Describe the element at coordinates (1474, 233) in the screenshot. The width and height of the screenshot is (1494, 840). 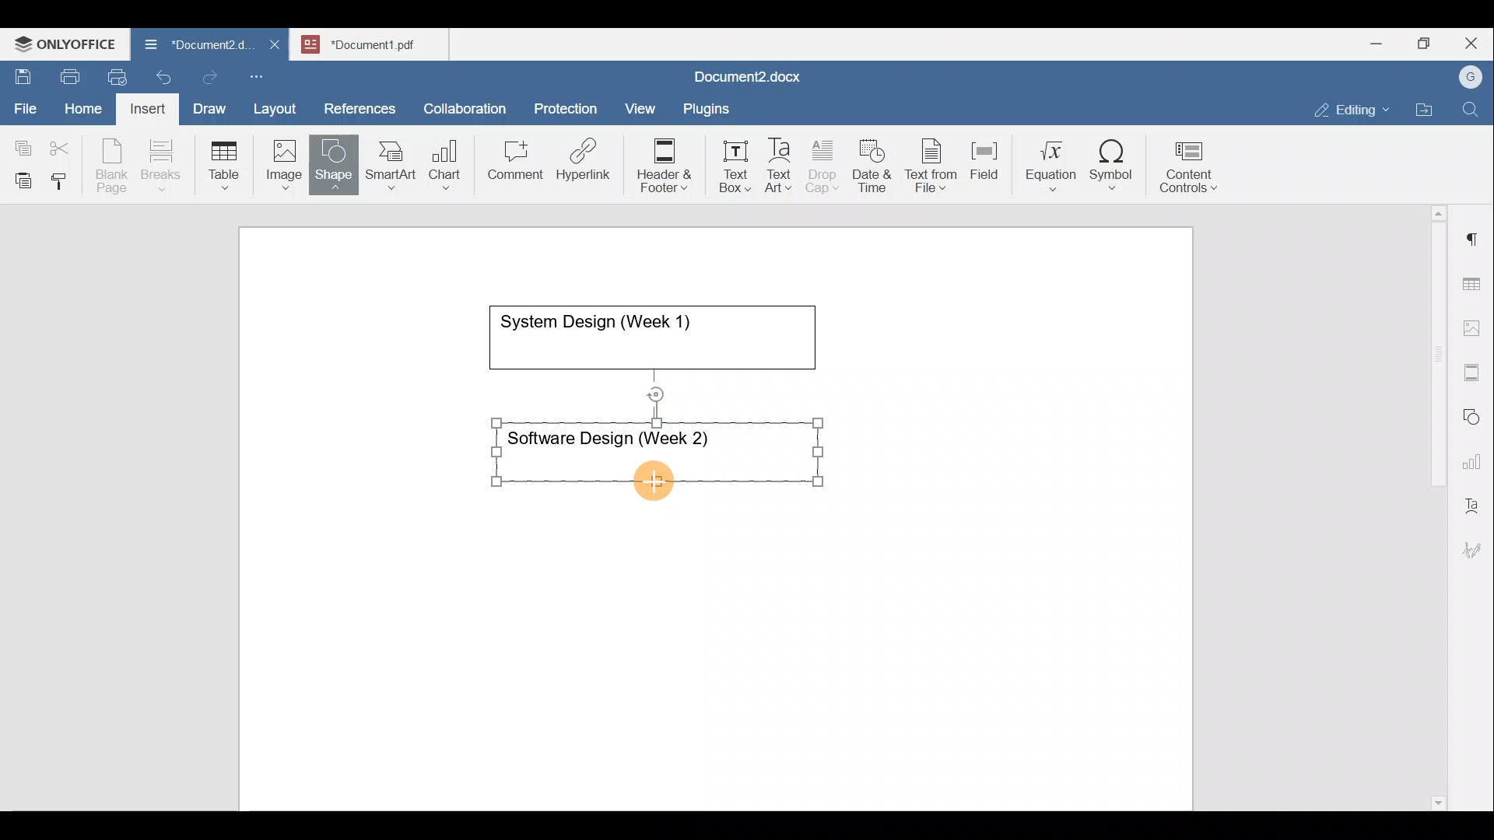
I see `Paragraph settings` at that location.